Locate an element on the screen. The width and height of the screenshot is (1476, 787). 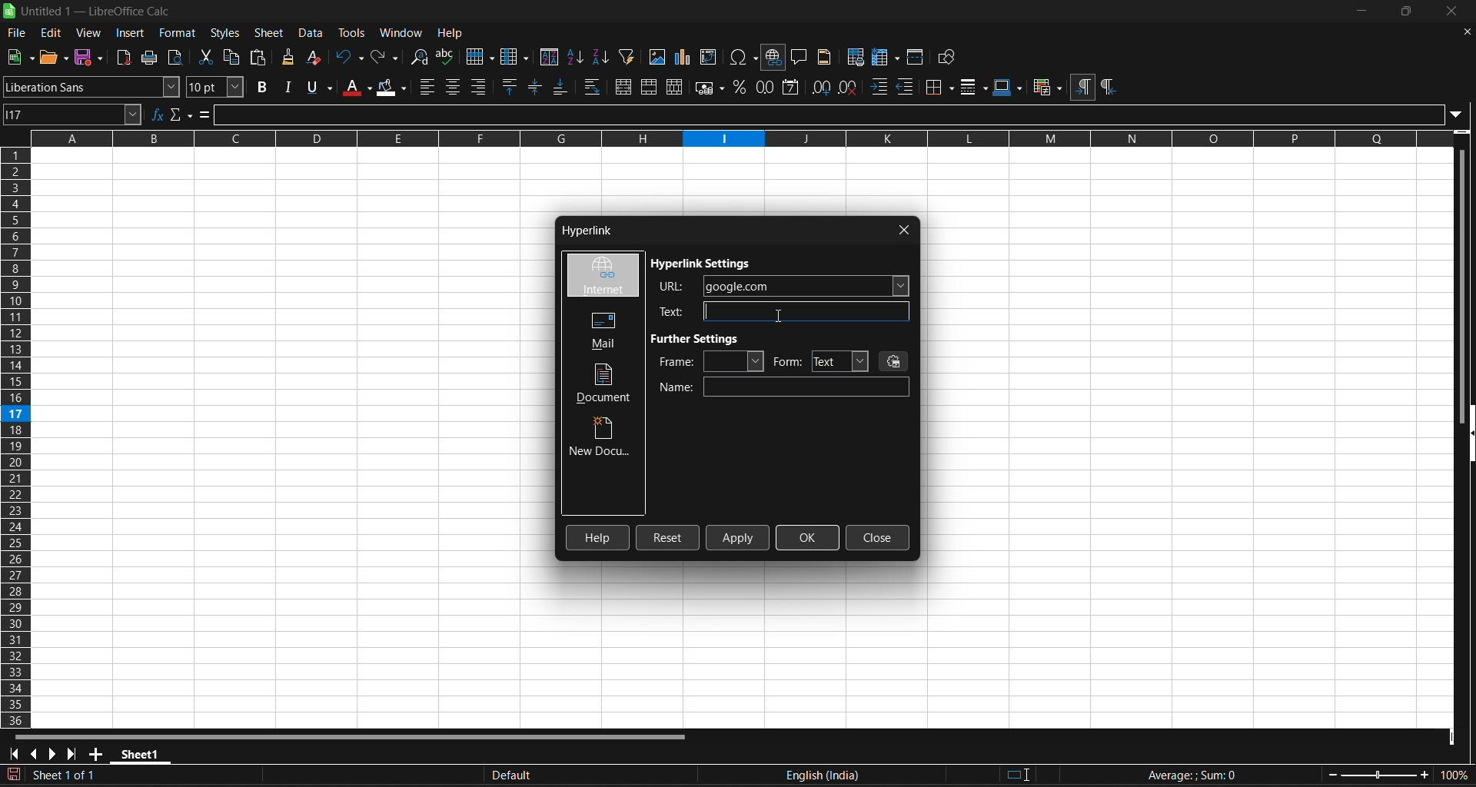
close document is located at coordinates (1466, 32).